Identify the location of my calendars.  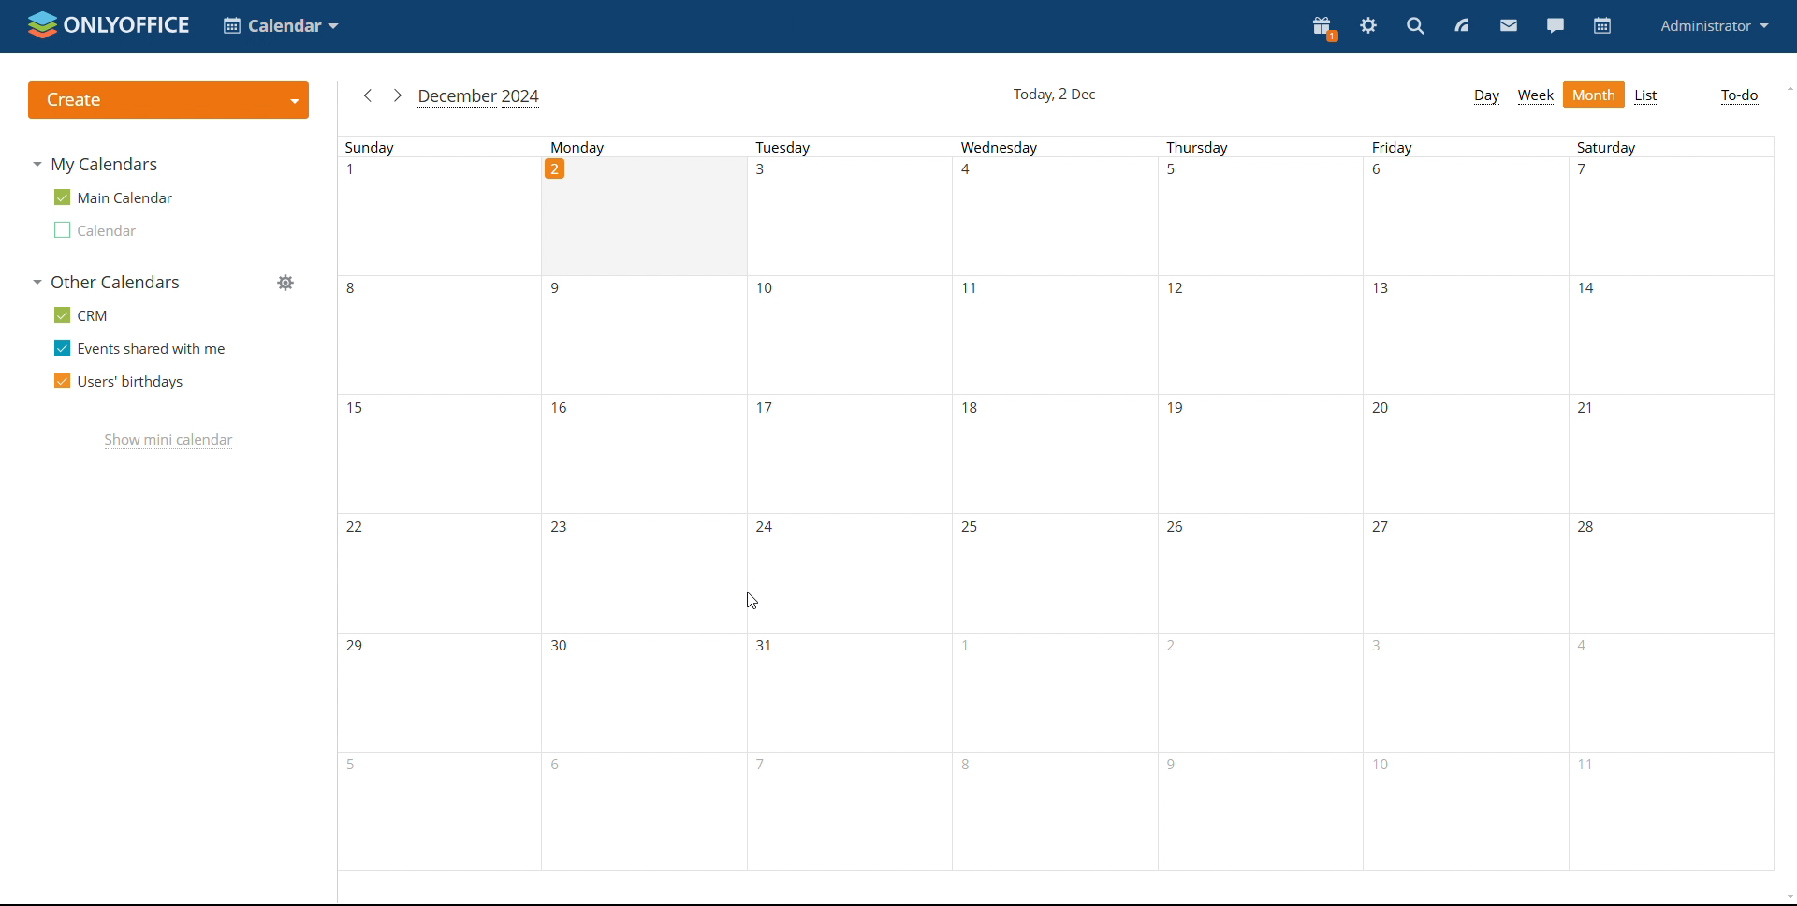
(101, 165).